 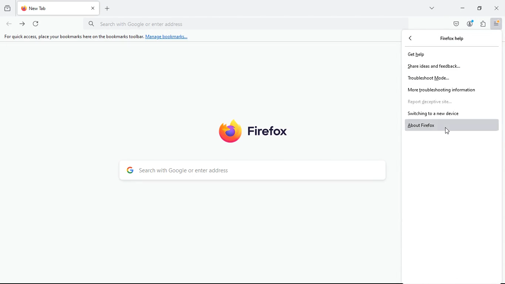 What do you see at coordinates (478, 8) in the screenshot?
I see `maximize` at bounding box center [478, 8].